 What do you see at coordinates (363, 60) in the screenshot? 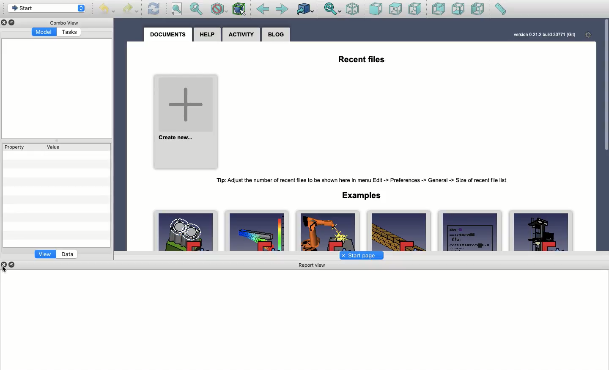
I see `Recent files` at bounding box center [363, 60].